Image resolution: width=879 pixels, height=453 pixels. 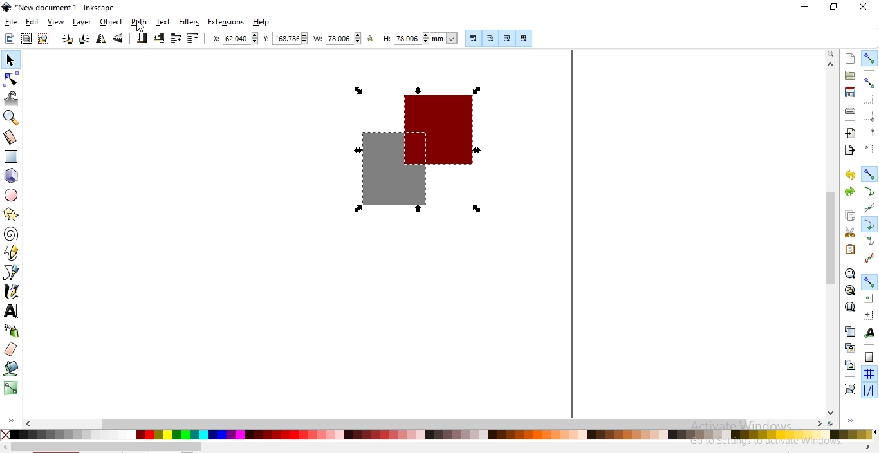 What do you see at coordinates (869, 357) in the screenshot?
I see `snap to page border` at bounding box center [869, 357].